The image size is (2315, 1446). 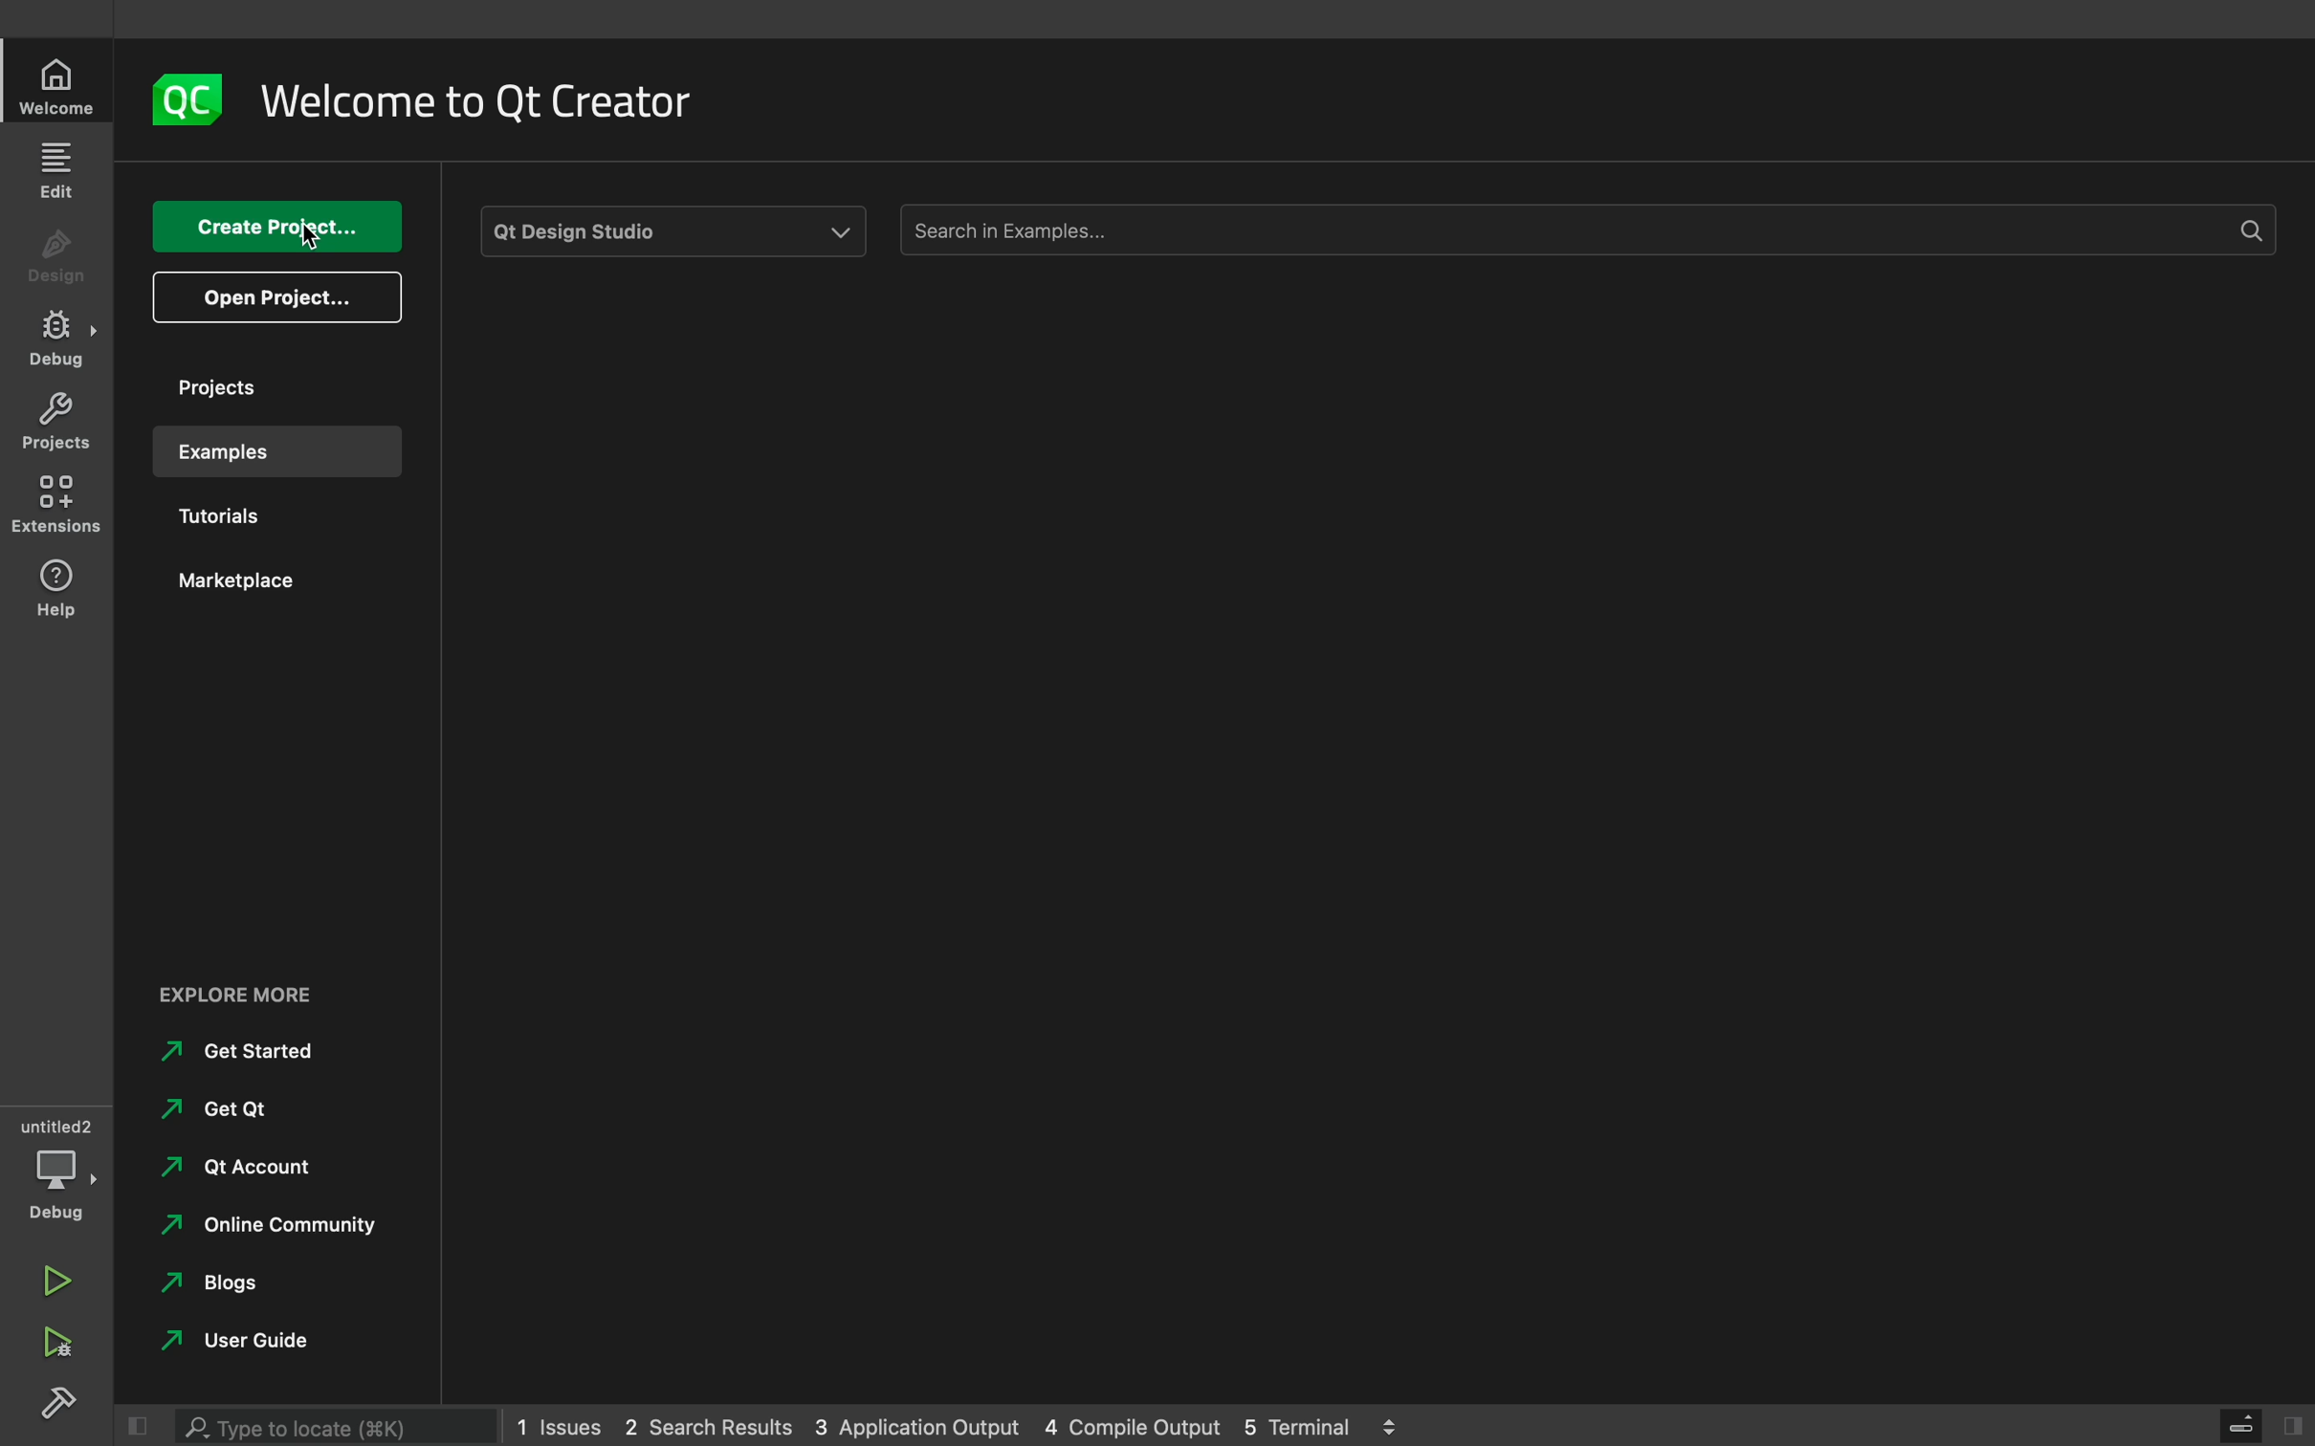 I want to click on extensions, so click(x=60, y=504).